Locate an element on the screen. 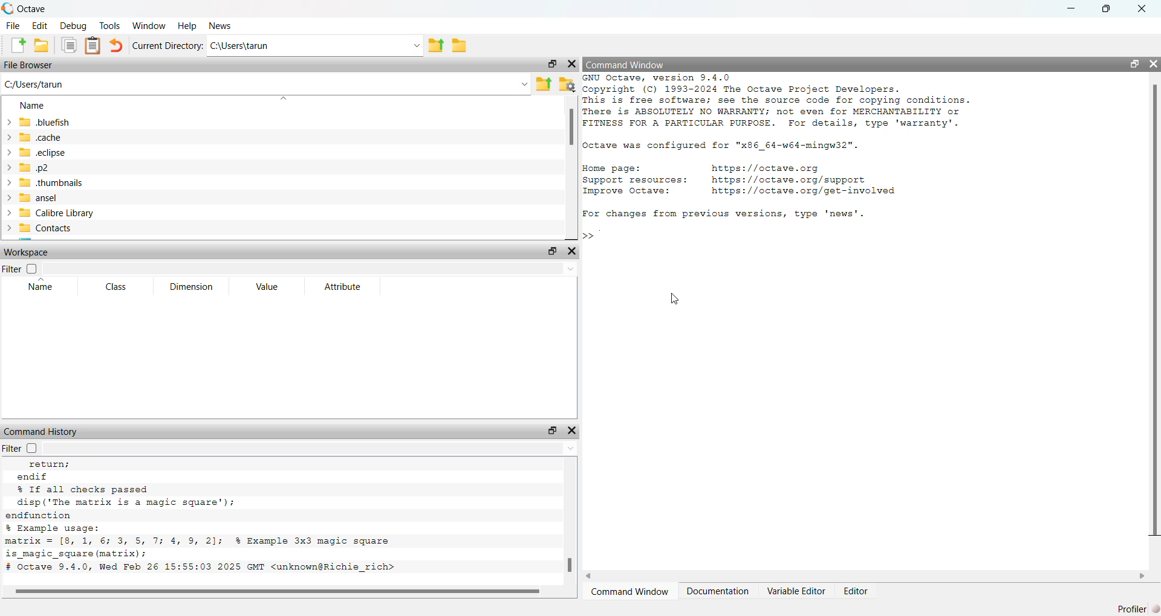 This screenshot has height=616, width=1161. Value is located at coordinates (266, 287).